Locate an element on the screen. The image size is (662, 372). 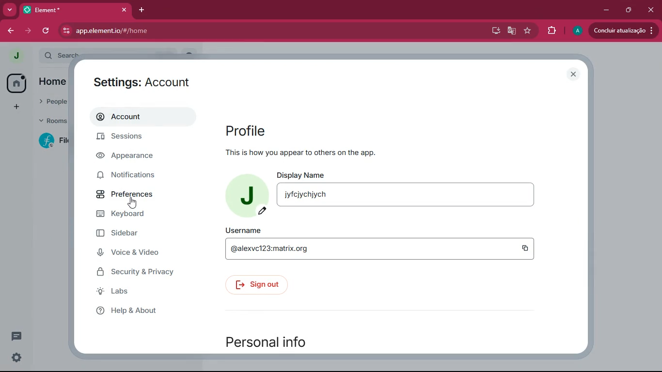
minimize is located at coordinates (607, 11).